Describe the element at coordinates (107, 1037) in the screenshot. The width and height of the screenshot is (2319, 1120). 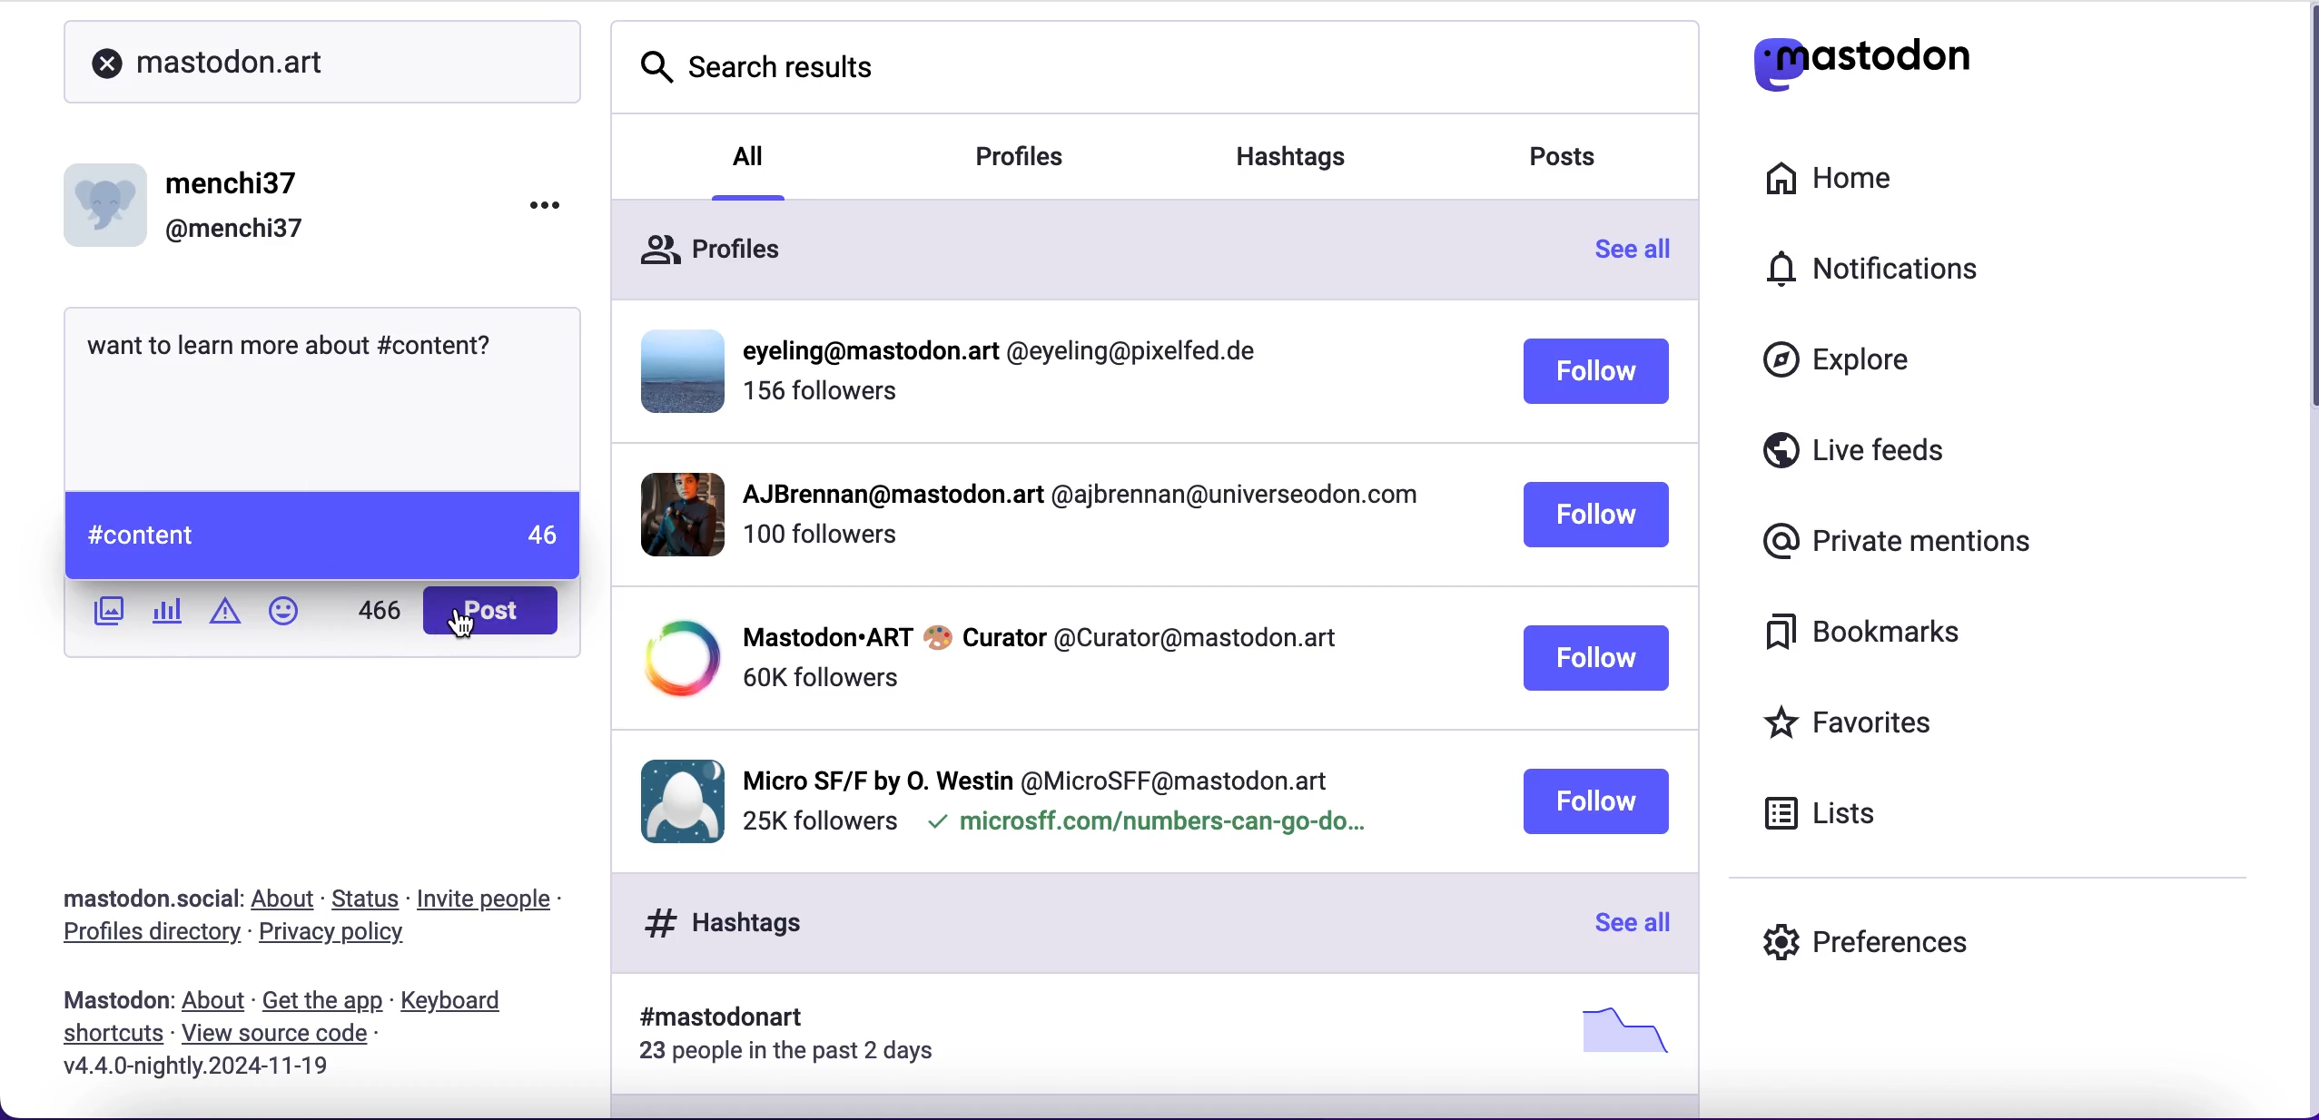
I see `shortcuts` at that location.